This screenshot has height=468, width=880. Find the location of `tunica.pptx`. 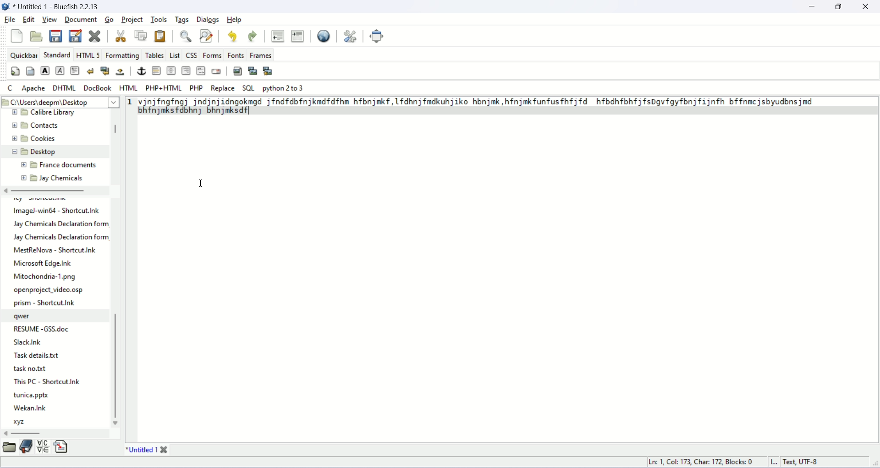

tunica.pptx is located at coordinates (32, 396).